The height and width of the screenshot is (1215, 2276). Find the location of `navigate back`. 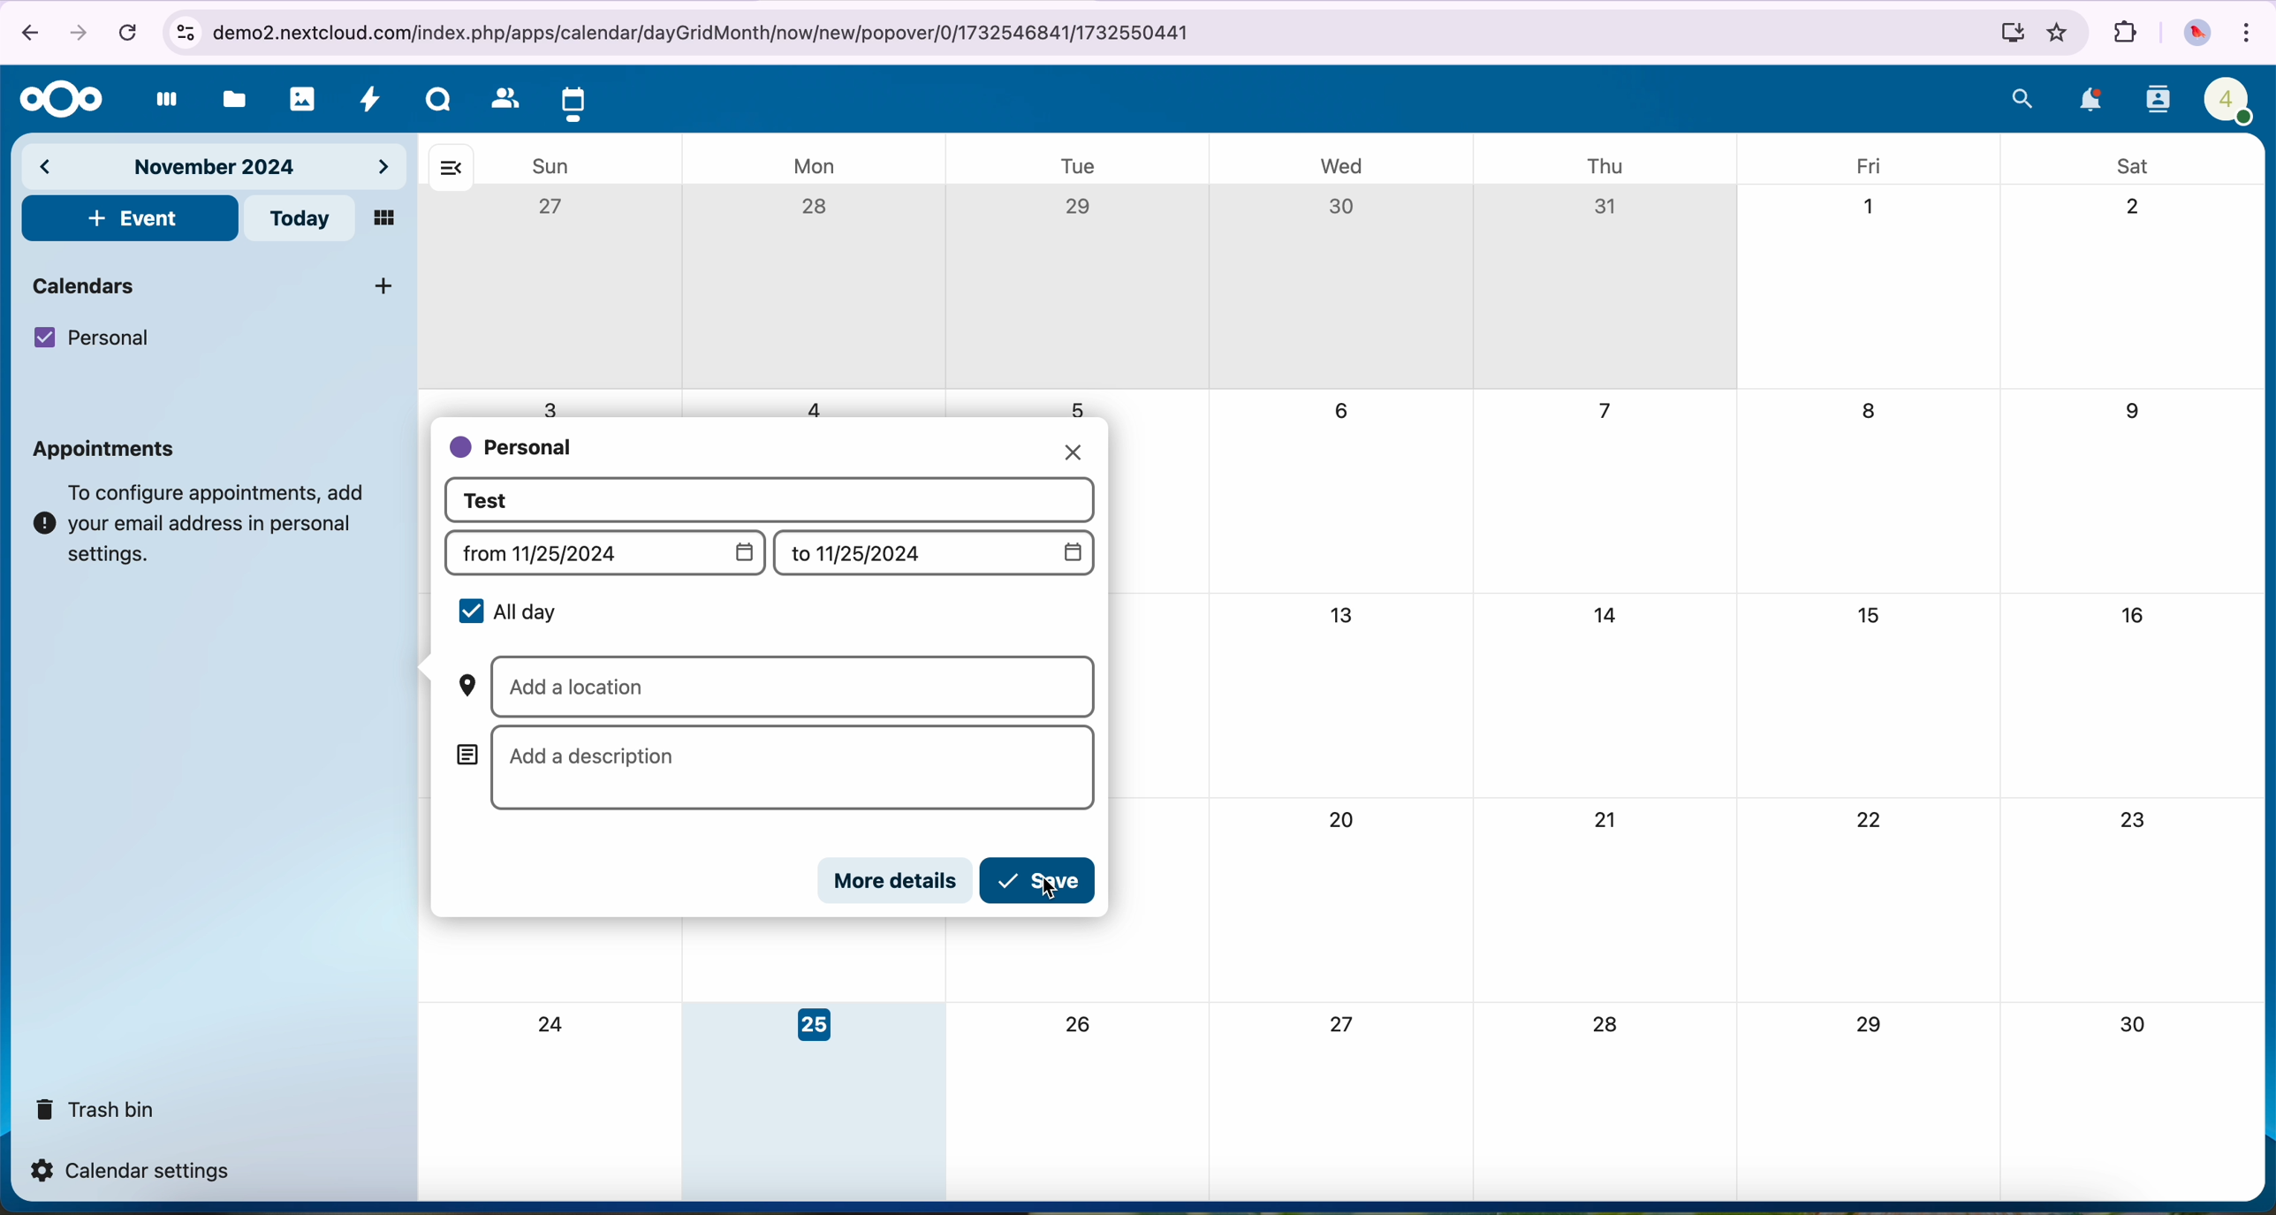

navigate back is located at coordinates (30, 31).